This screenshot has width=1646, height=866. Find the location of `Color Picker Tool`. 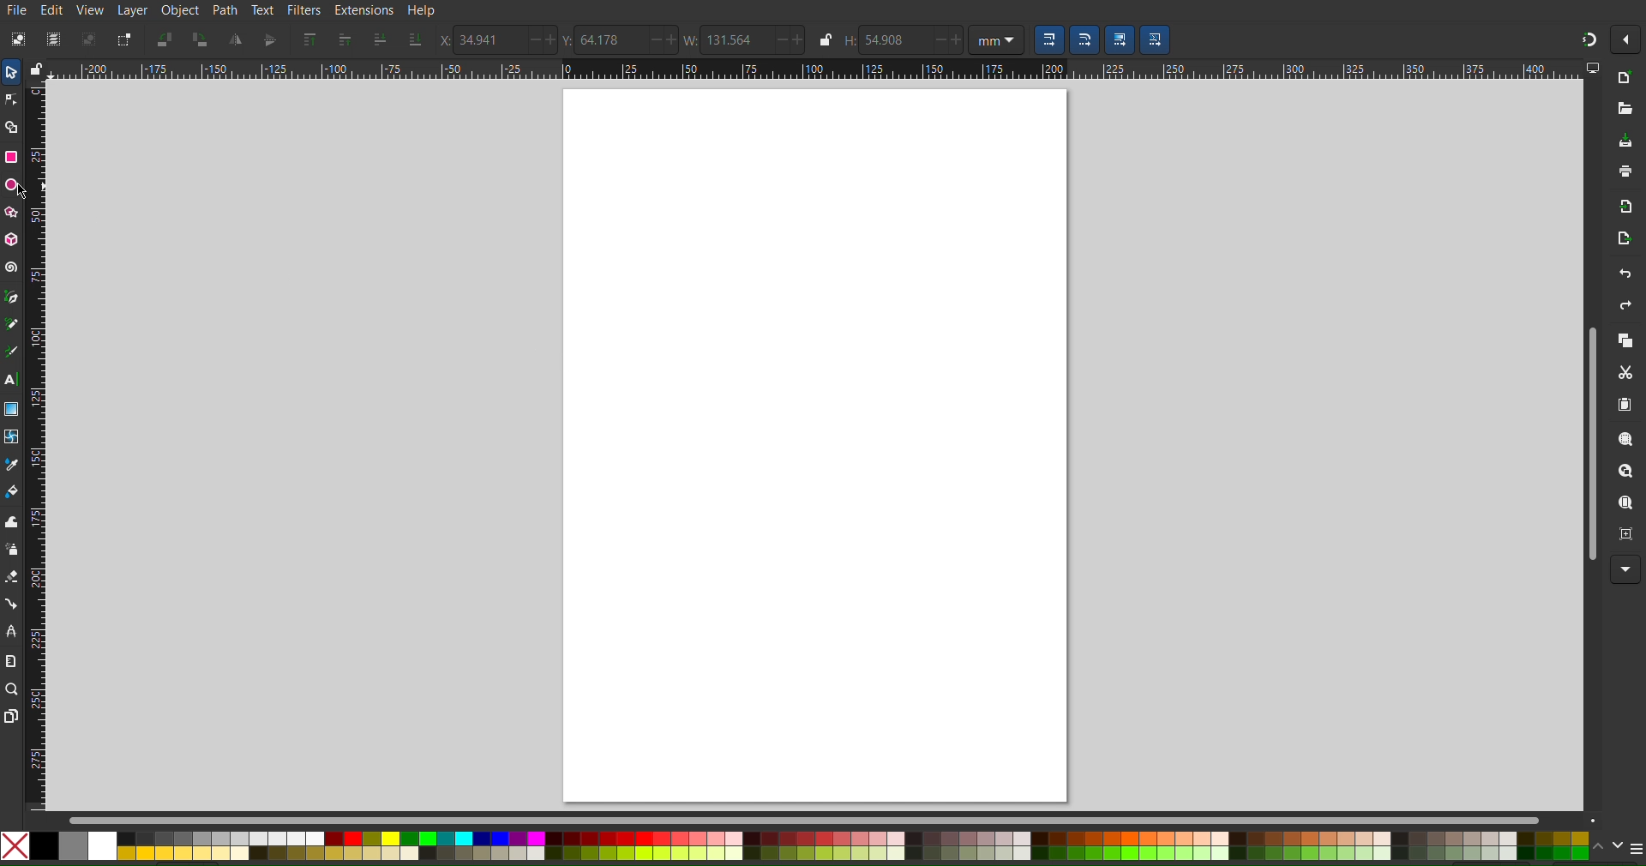

Color Picker Tool is located at coordinates (12, 465).